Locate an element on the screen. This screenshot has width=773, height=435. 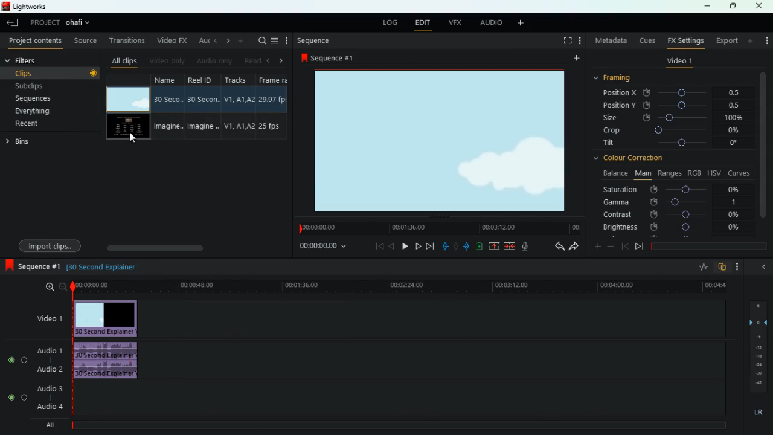
recent is located at coordinates (40, 123).